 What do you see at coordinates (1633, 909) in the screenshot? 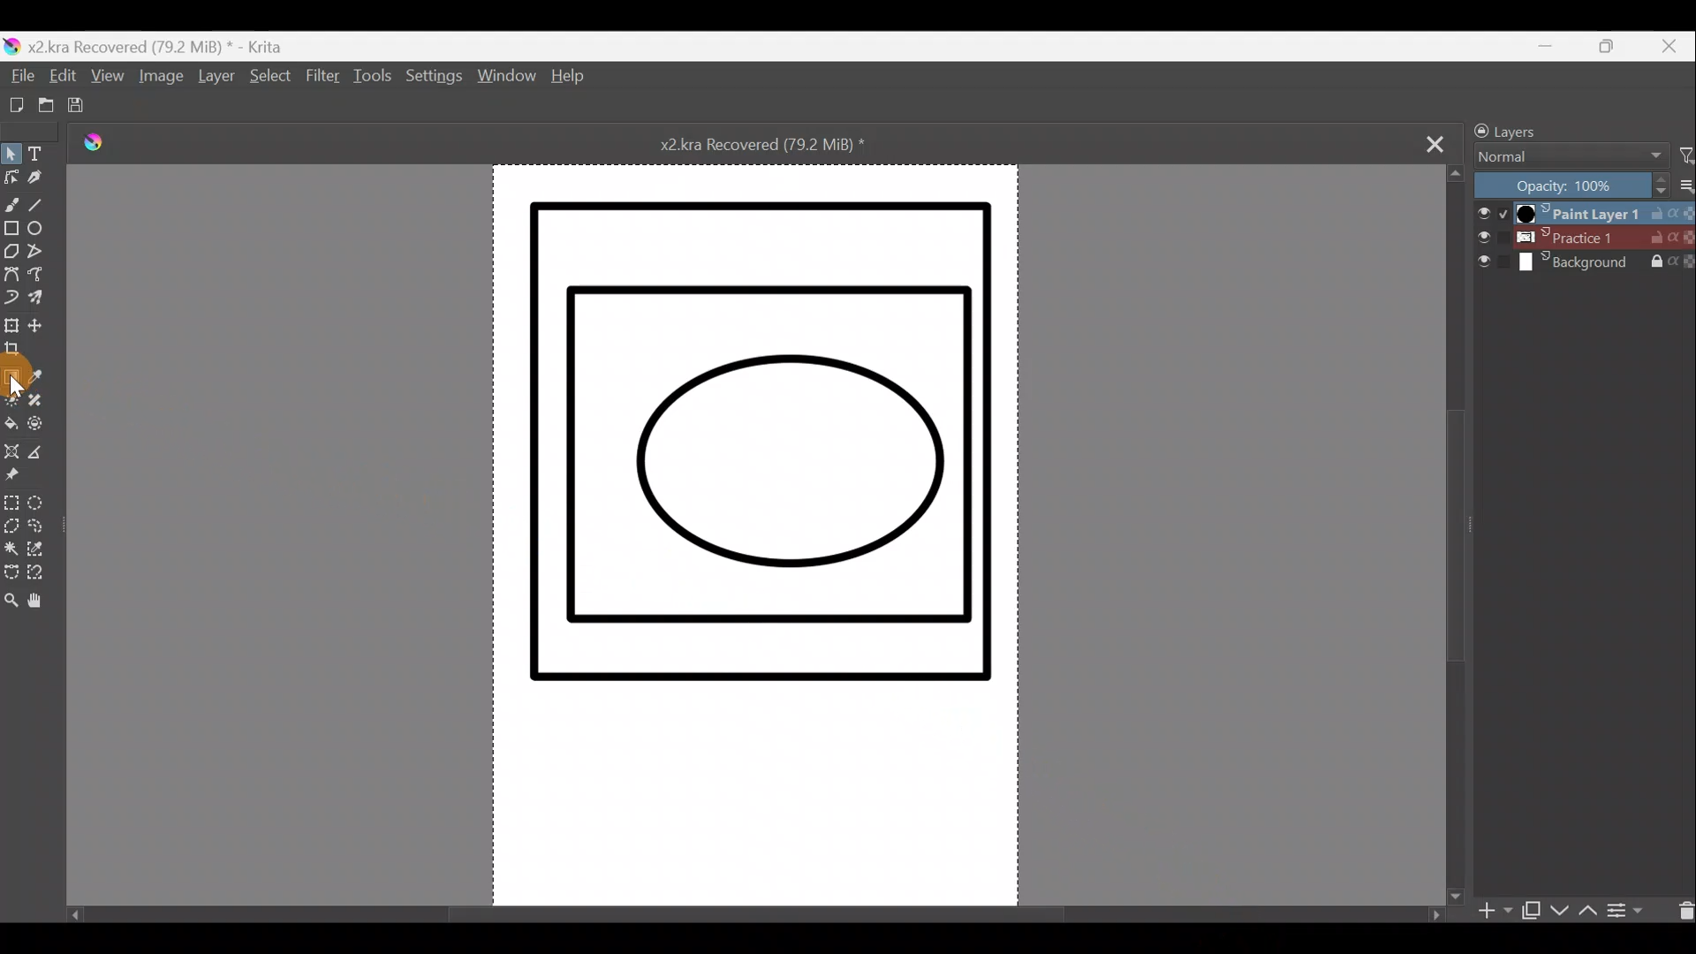
I see `View/change layer properties` at bounding box center [1633, 909].